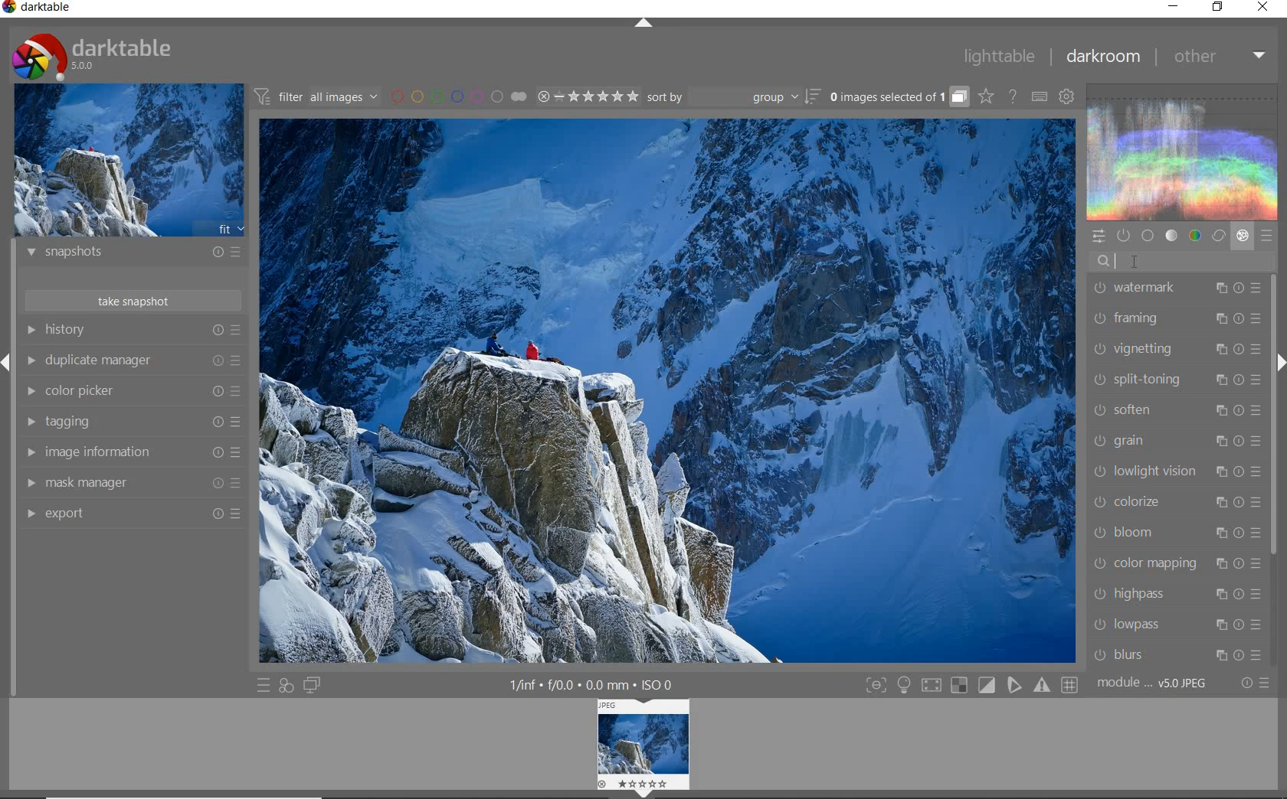 The width and height of the screenshot is (1287, 799). I want to click on take snapshot, so click(136, 300).